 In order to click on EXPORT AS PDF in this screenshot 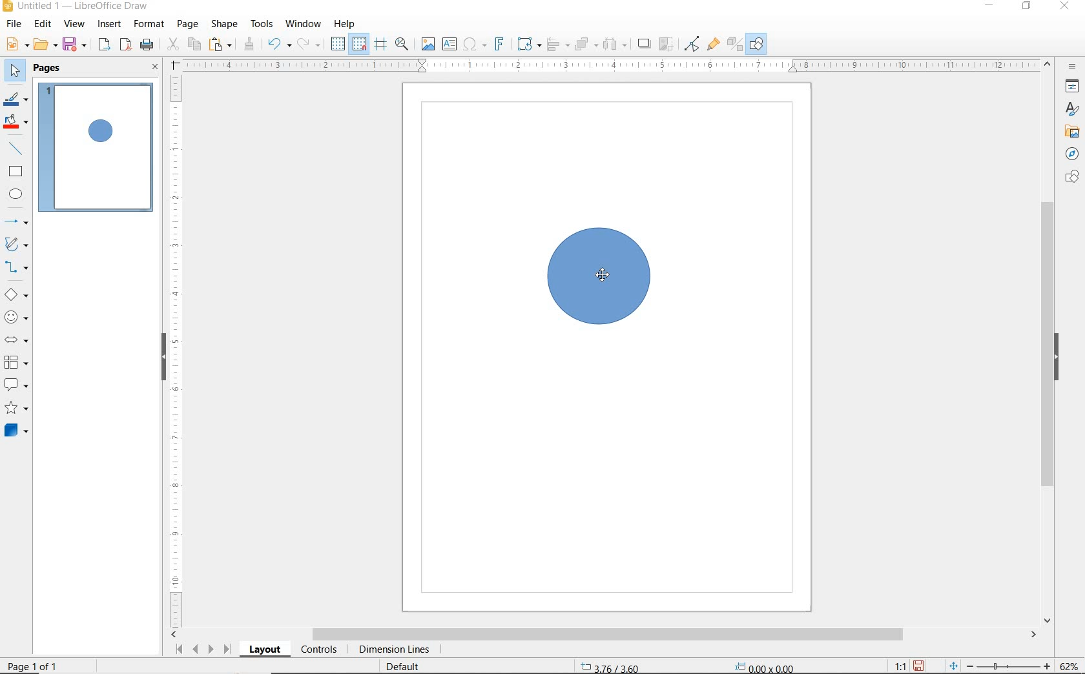, I will do `click(125, 45)`.